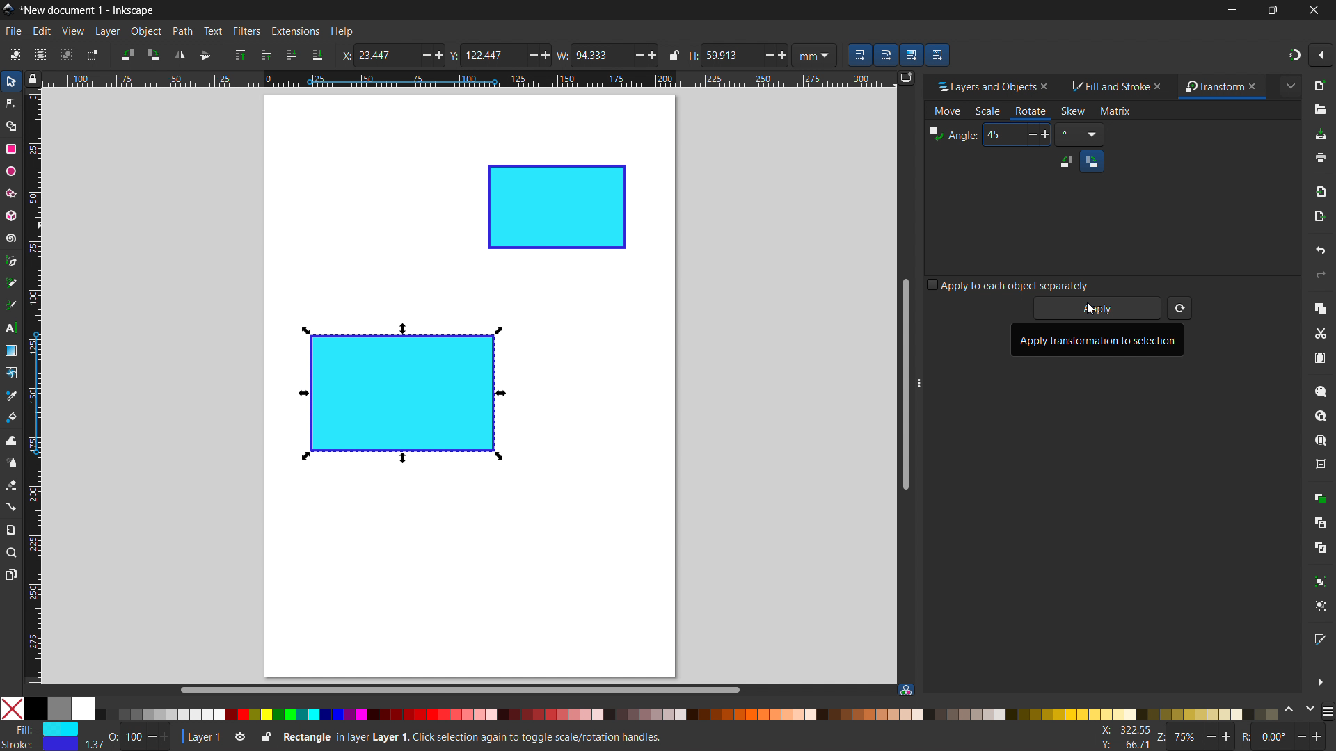  What do you see at coordinates (458, 689) in the screenshot?
I see `horizontal scrollbar` at bounding box center [458, 689].